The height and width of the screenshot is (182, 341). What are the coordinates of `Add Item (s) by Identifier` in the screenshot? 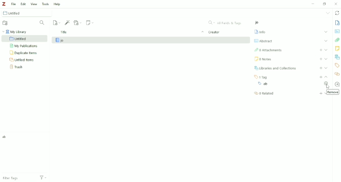 It's located at (67, 22).